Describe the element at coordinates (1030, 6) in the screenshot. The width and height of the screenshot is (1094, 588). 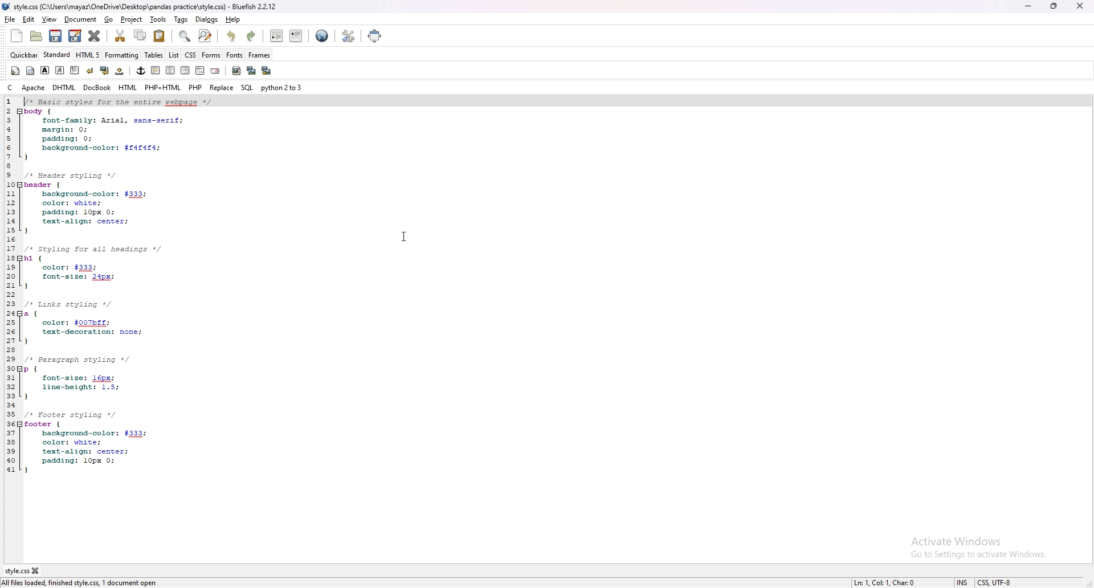
I see `minimize` at that location.